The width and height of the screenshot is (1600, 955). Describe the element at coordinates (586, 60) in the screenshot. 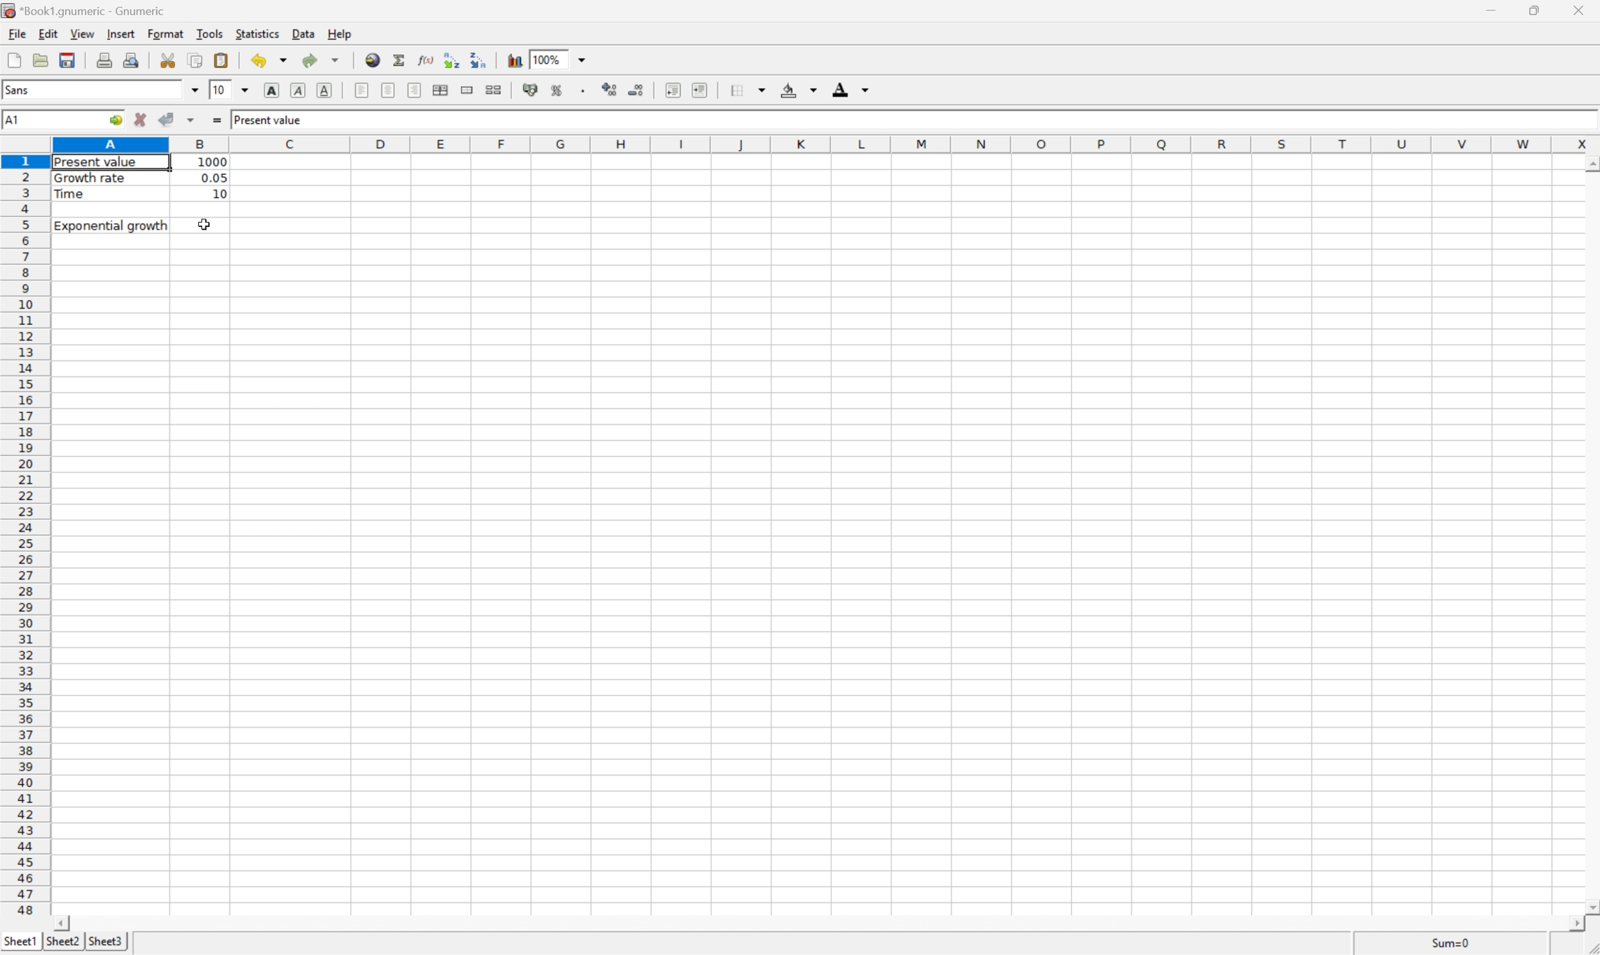

I see `Drop Down` at that location.